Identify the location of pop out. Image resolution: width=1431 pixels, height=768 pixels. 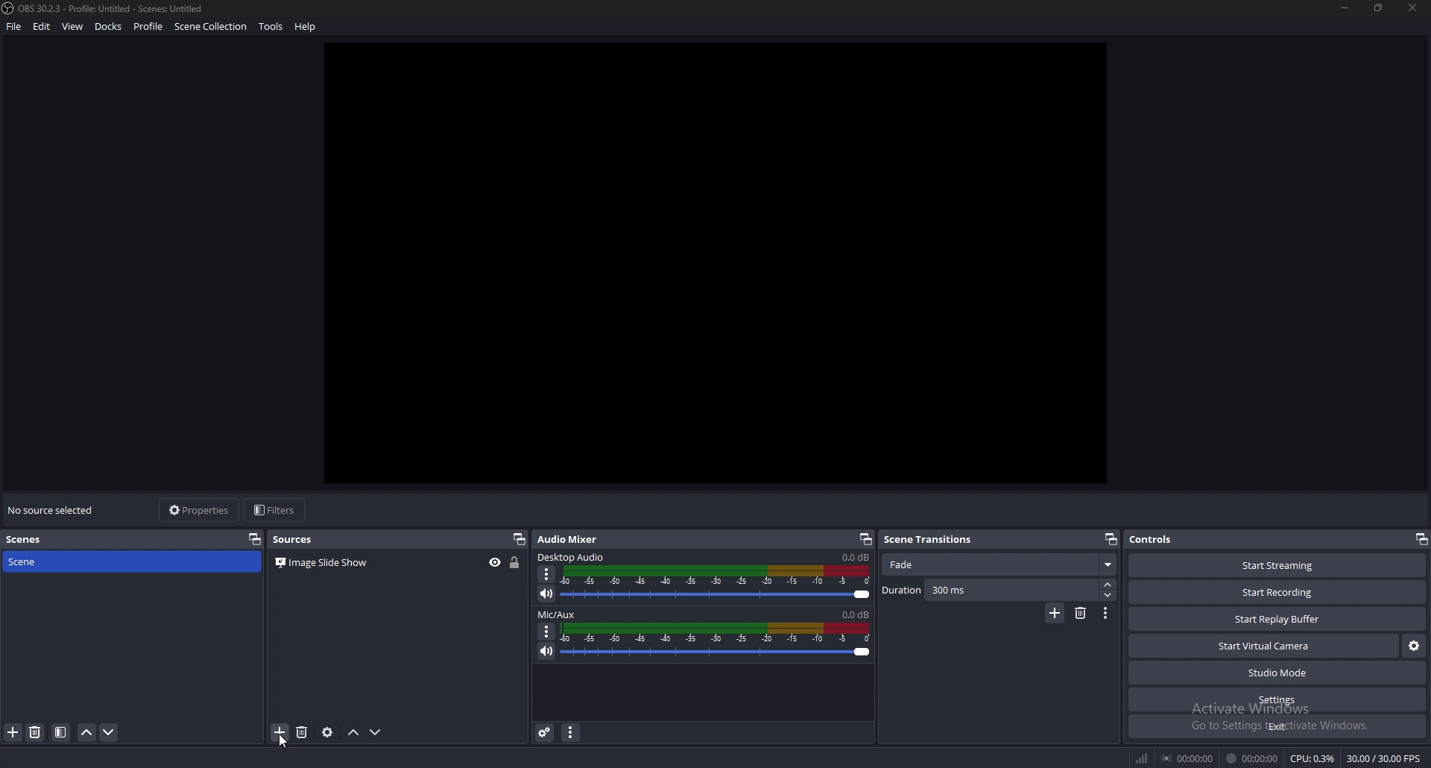
(1422, 539).